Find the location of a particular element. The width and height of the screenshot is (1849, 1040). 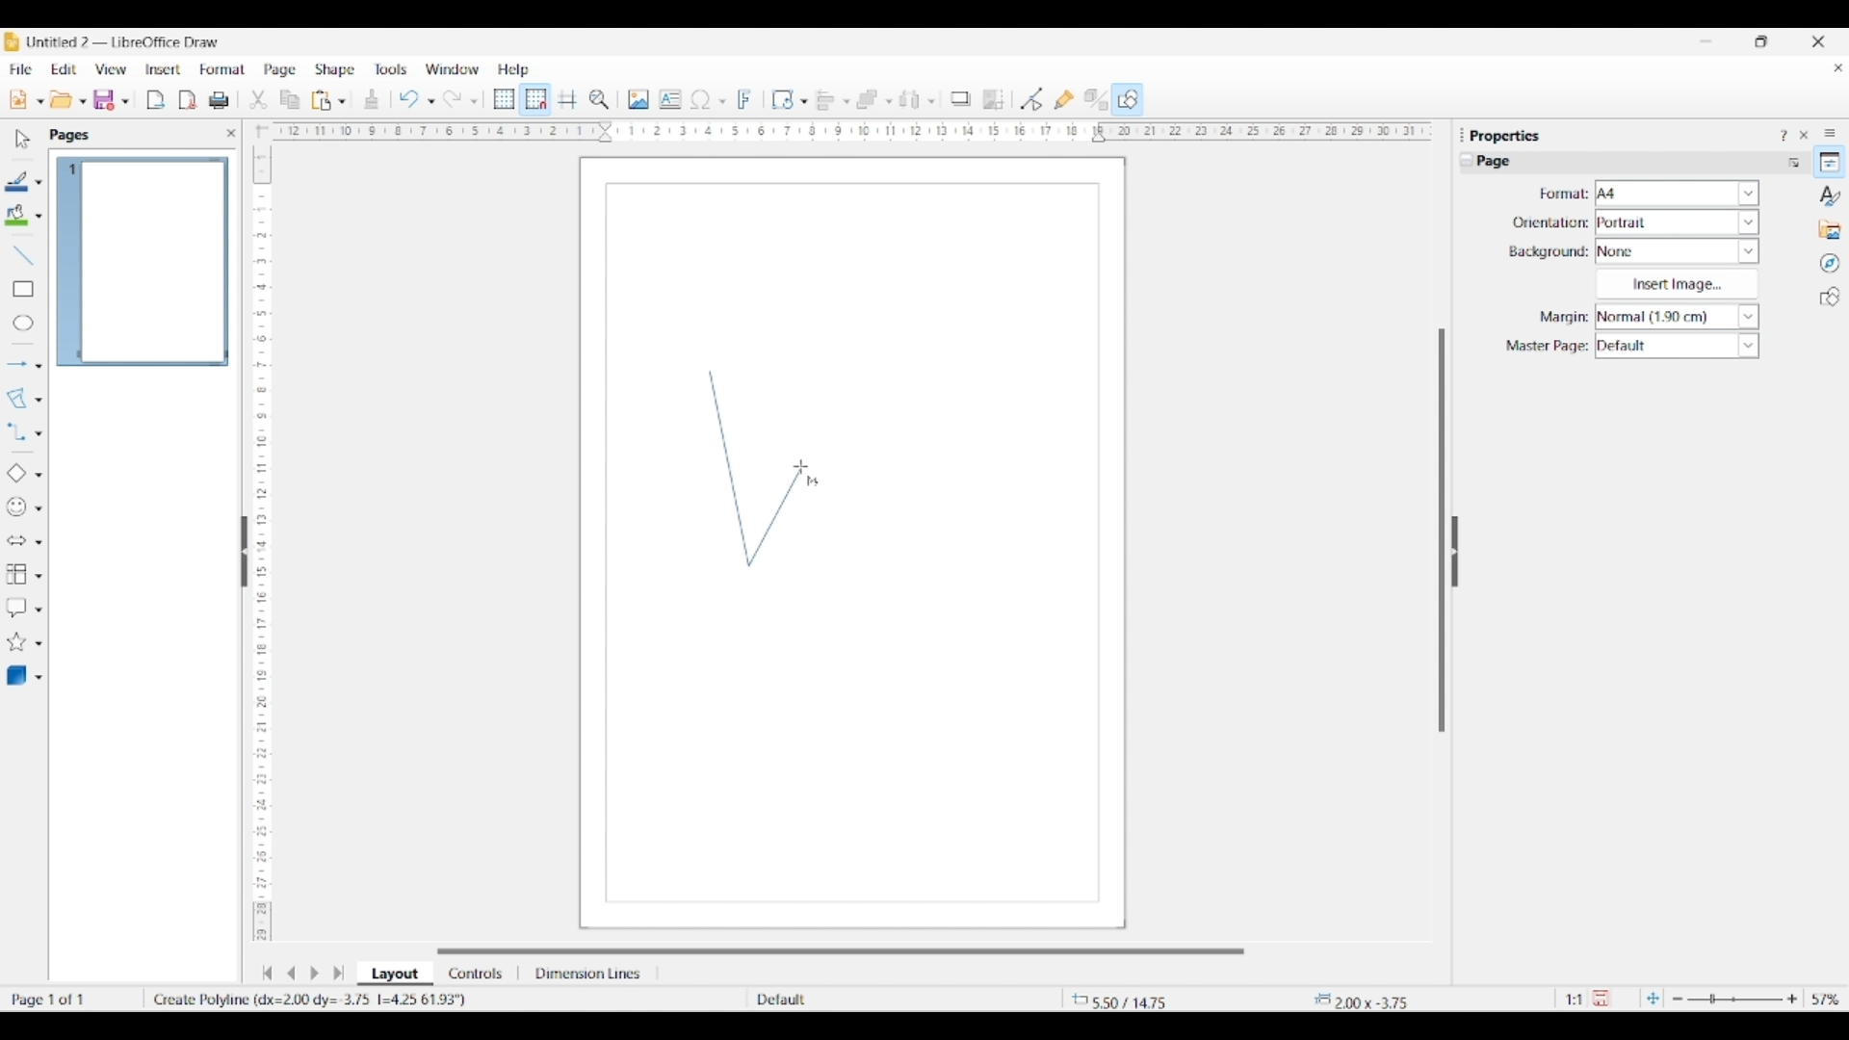

Helplines while moving is located at coordinates (567, 98).